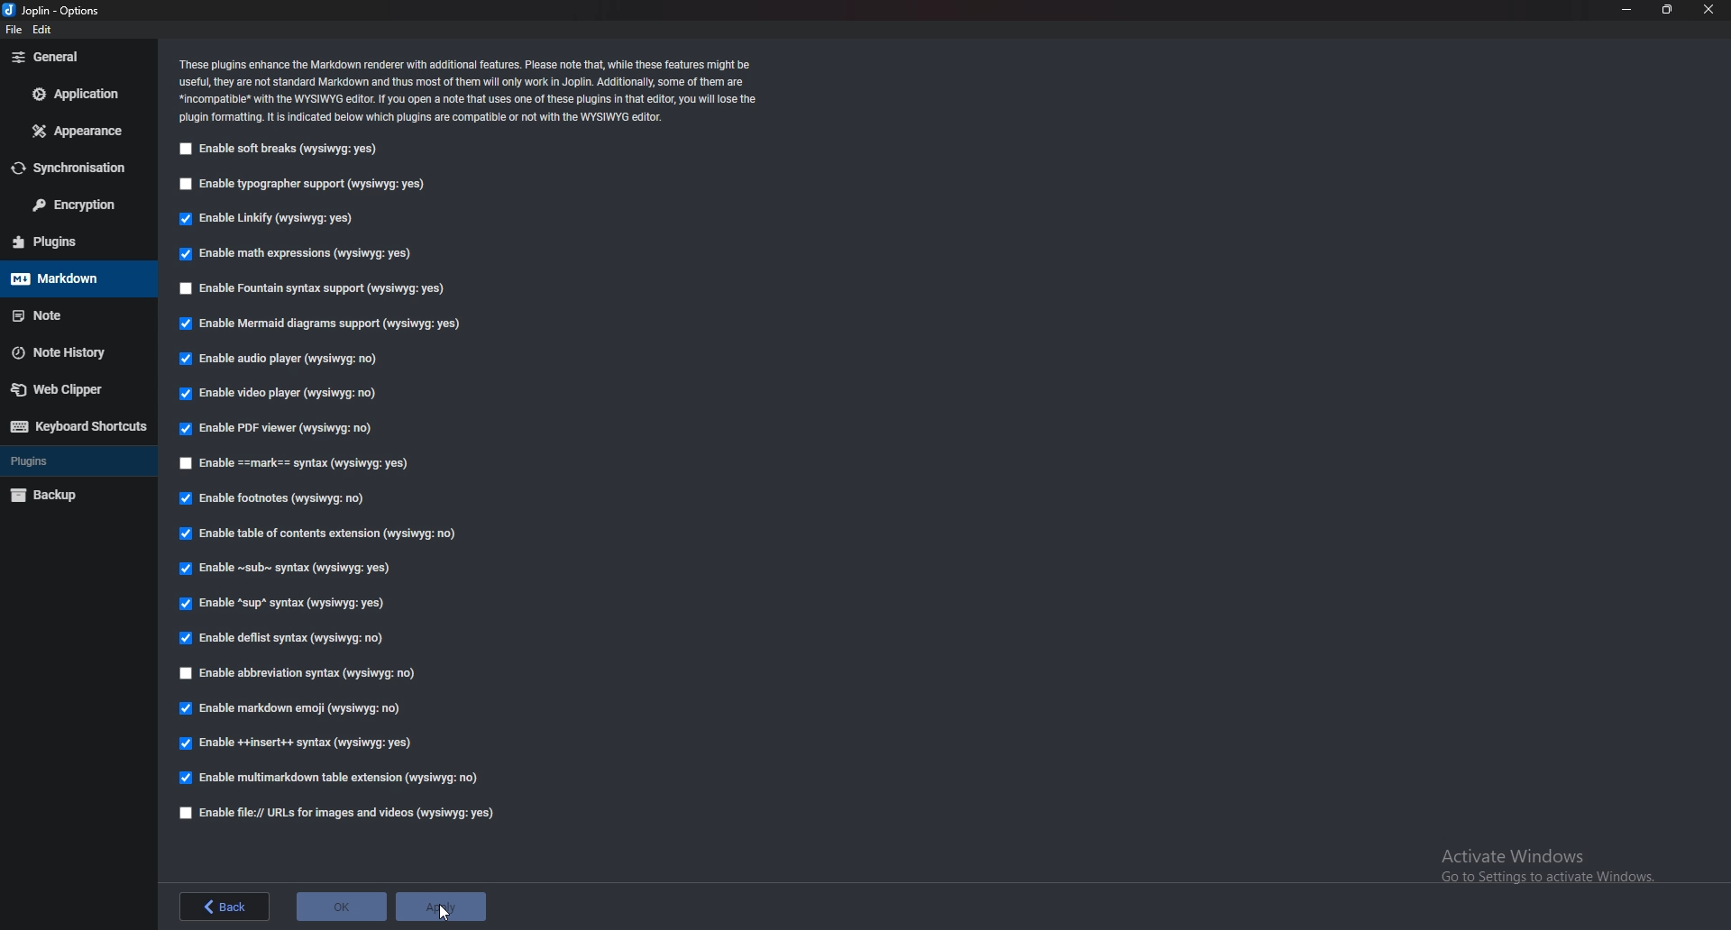 This screenshot has height=930, width=1731. Describe the element at coordinates (341, 905) in the screenshot. I see `ok` at that location.